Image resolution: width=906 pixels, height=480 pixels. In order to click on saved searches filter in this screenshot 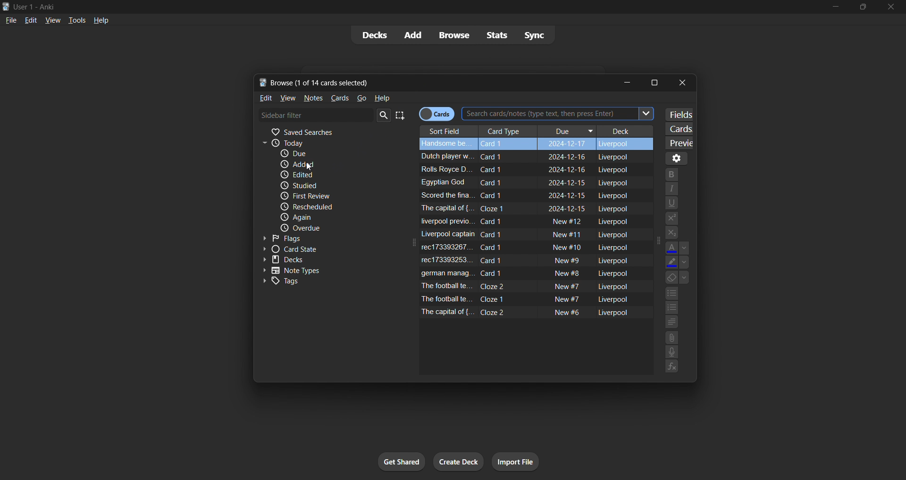, I will do `click(324, 131)`.